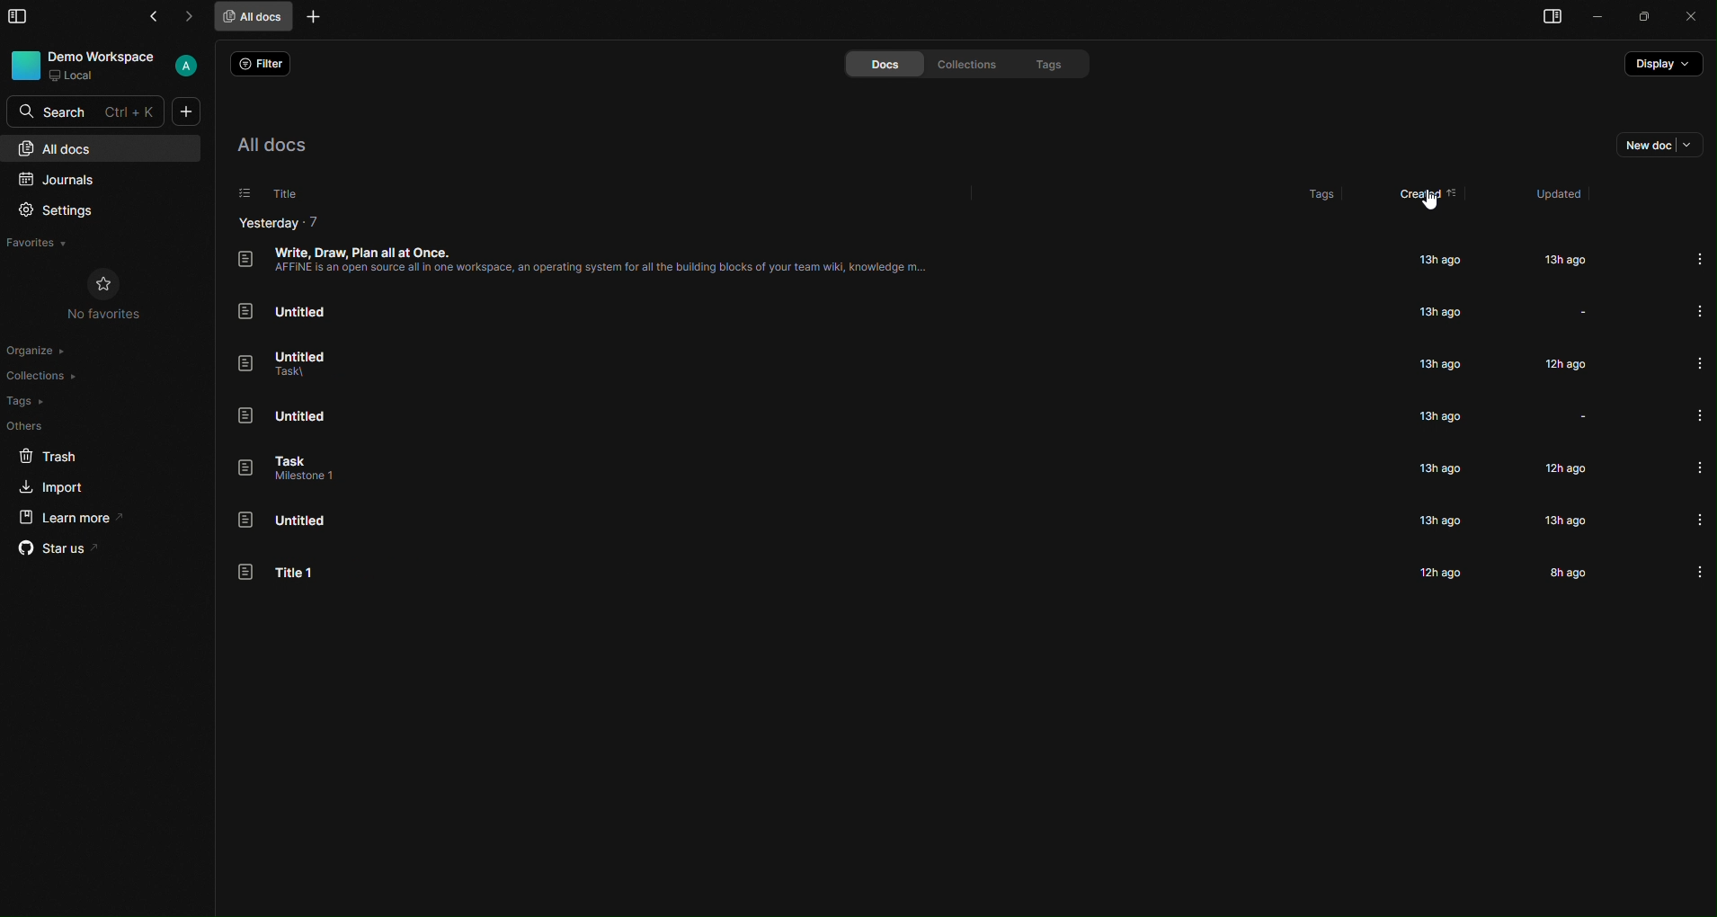 The height and width of the screenshot is (917, 1717). I want to click on no favorites , so click(112, 296).